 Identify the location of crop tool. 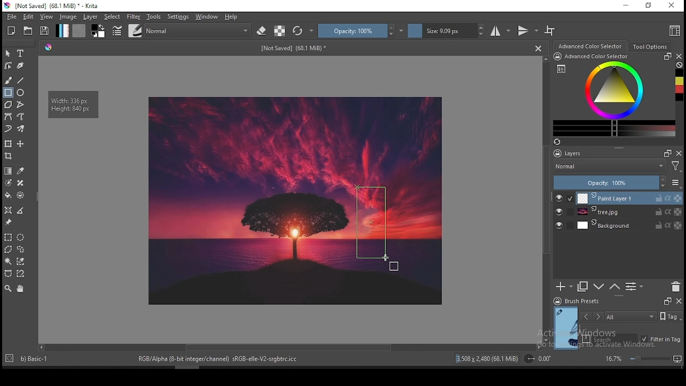
(10, 156).